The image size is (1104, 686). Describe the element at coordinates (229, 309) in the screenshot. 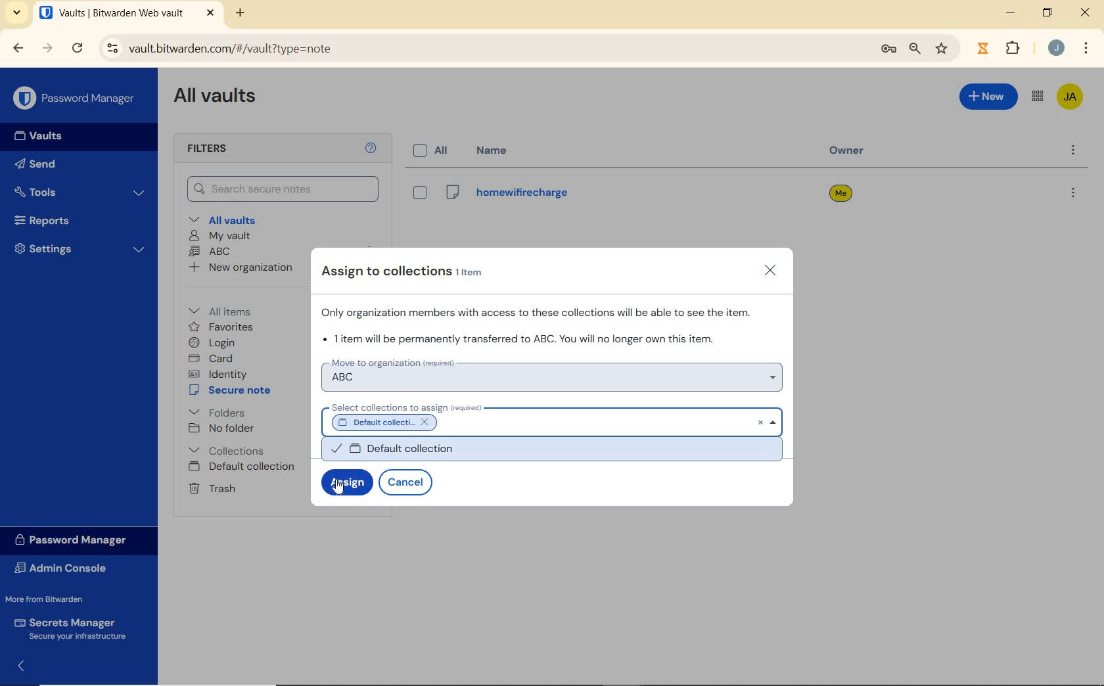

I see `All items` at that location.